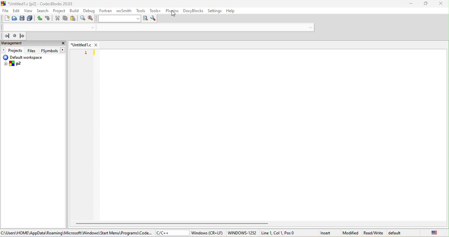 This screenshot has width=449, height=237. I want to click on open, so click(15, 19).